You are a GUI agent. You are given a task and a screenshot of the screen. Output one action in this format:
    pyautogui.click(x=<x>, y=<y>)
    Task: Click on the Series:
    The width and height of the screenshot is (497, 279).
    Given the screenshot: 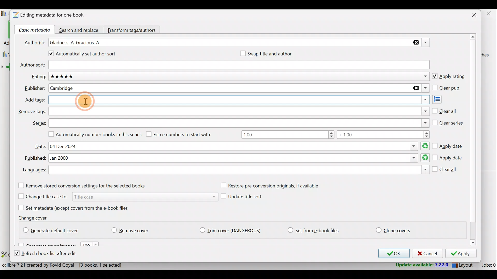 What is the action you would take?
    pyautogui.click(x=39, y=123)
    